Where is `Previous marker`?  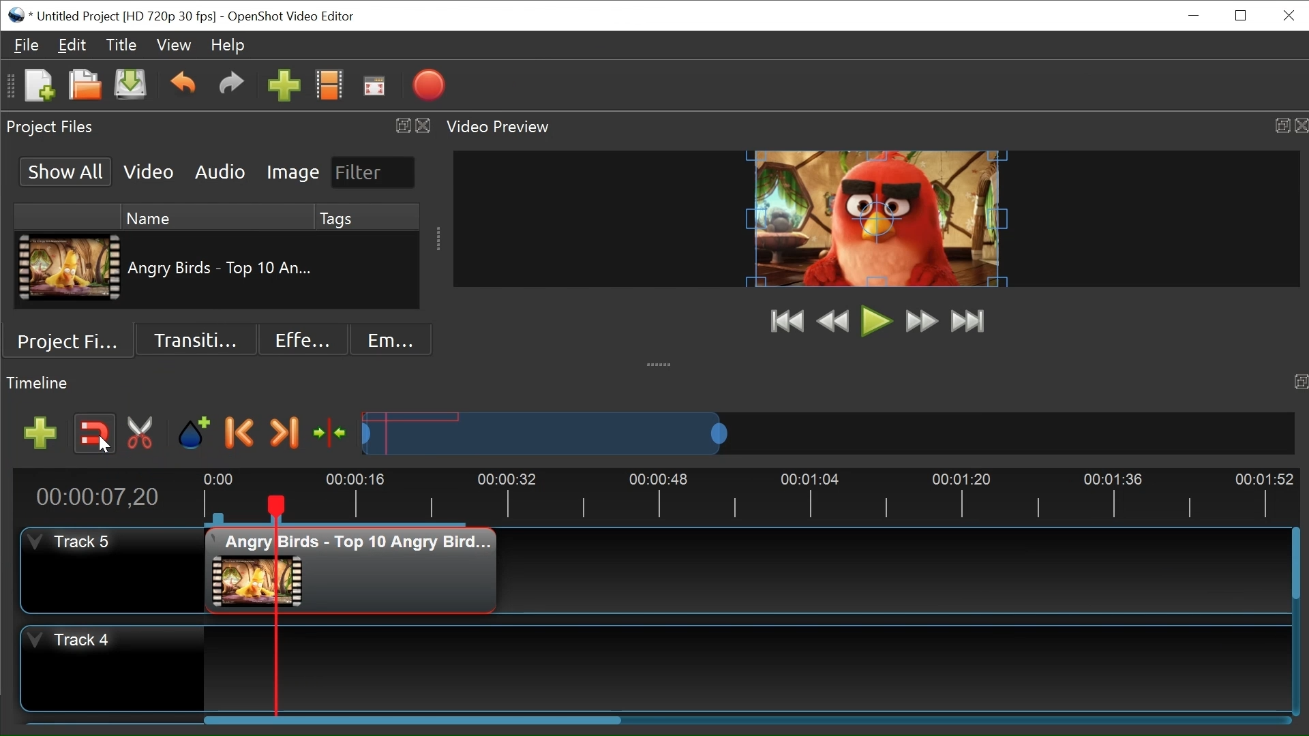
Previous marker is located at coordinates (239, 432).